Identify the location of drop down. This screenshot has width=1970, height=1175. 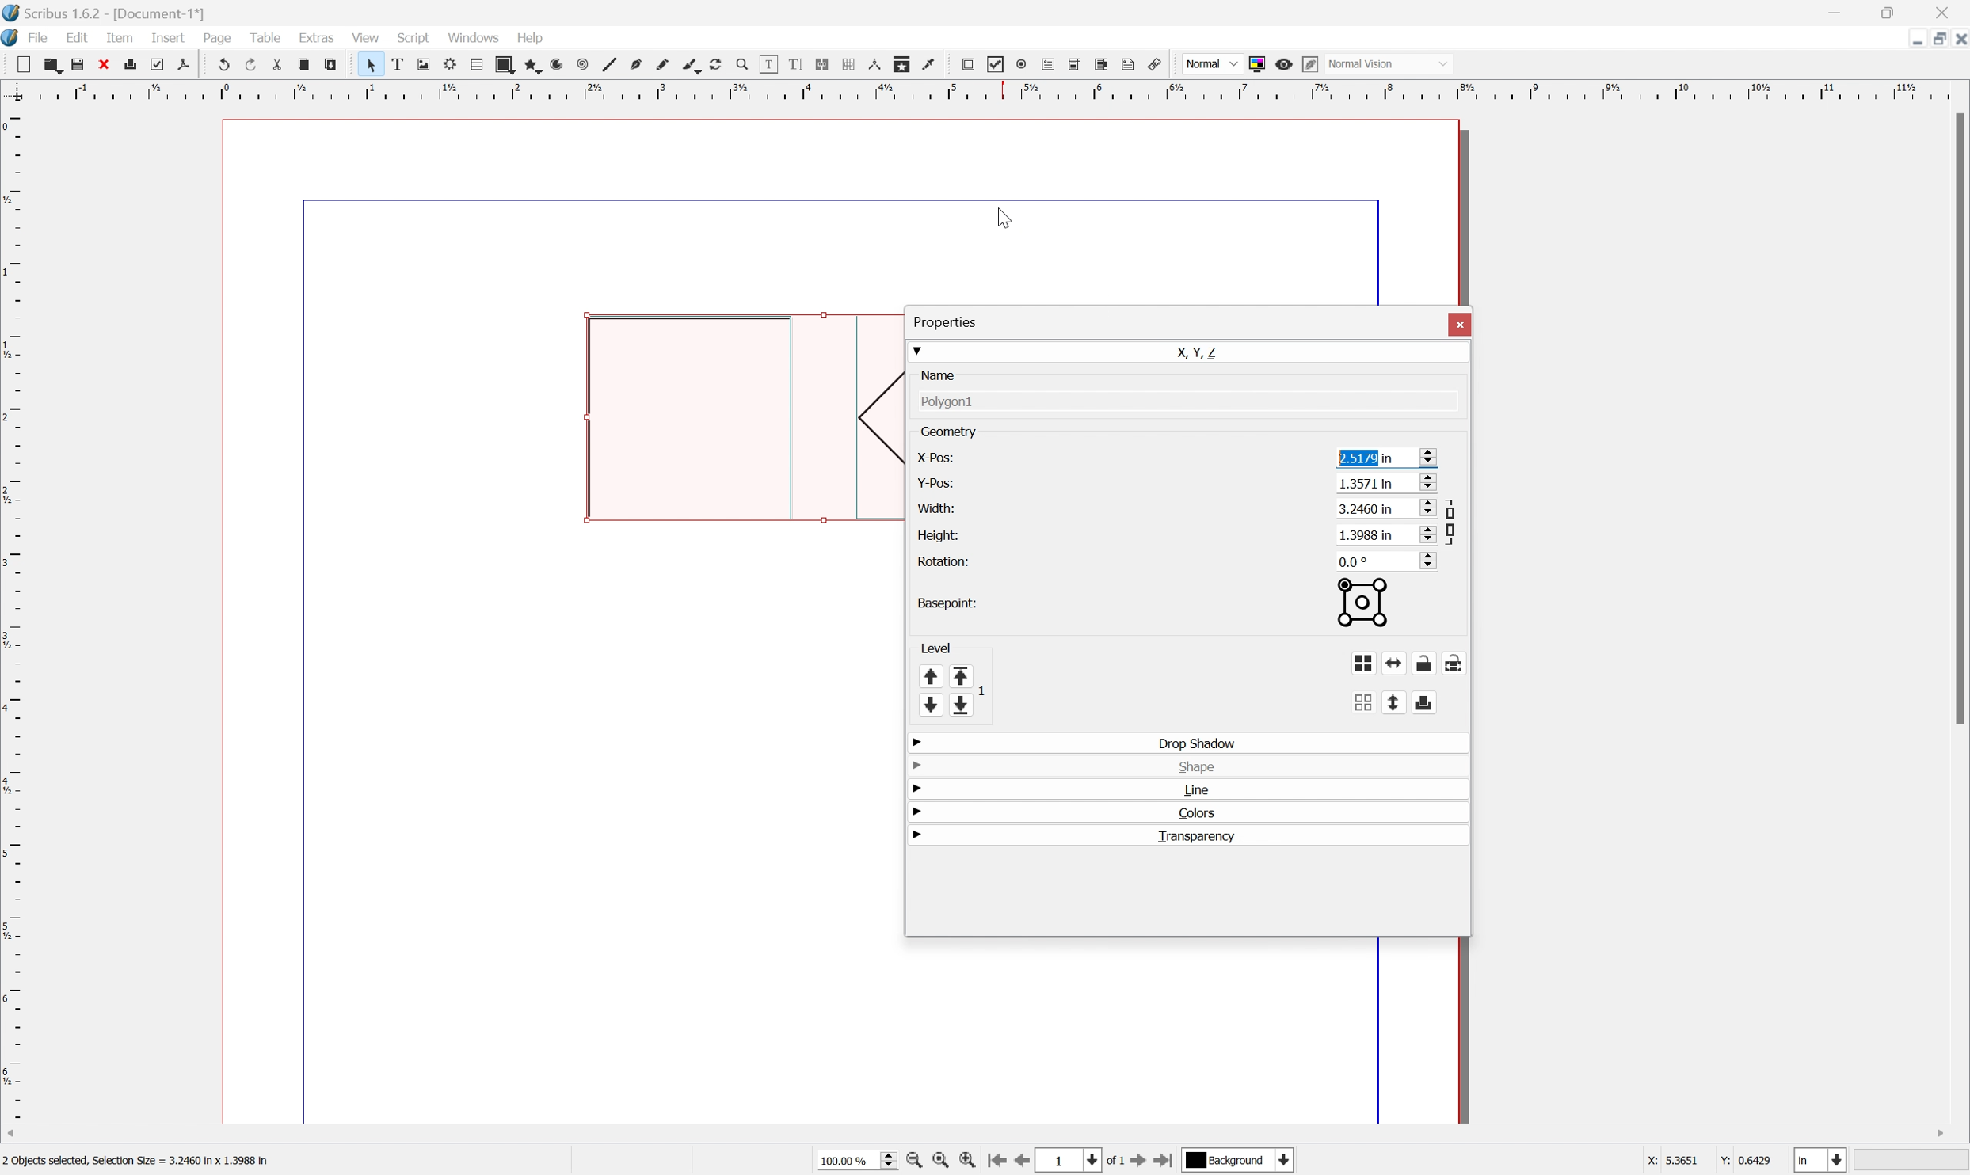
(917, 809).